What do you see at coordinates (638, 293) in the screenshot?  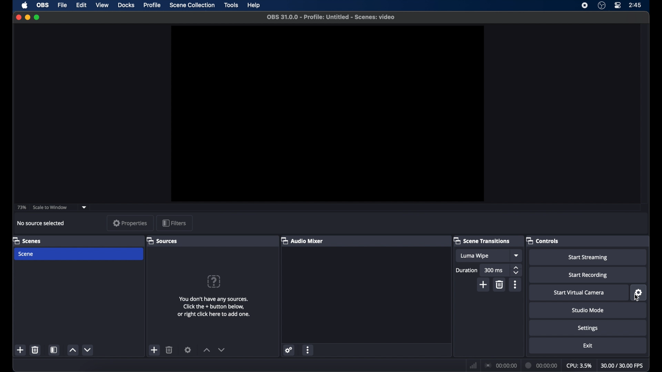 I see `settings` at bounding box center [638, 293].